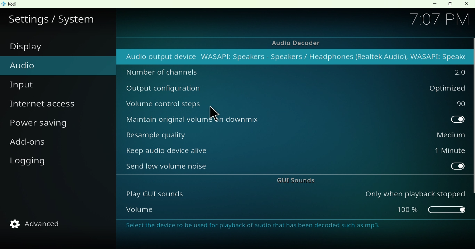  I want to click on Select the device to be used for playback of audio that has been decoded such as mp3., so click(267, 225).